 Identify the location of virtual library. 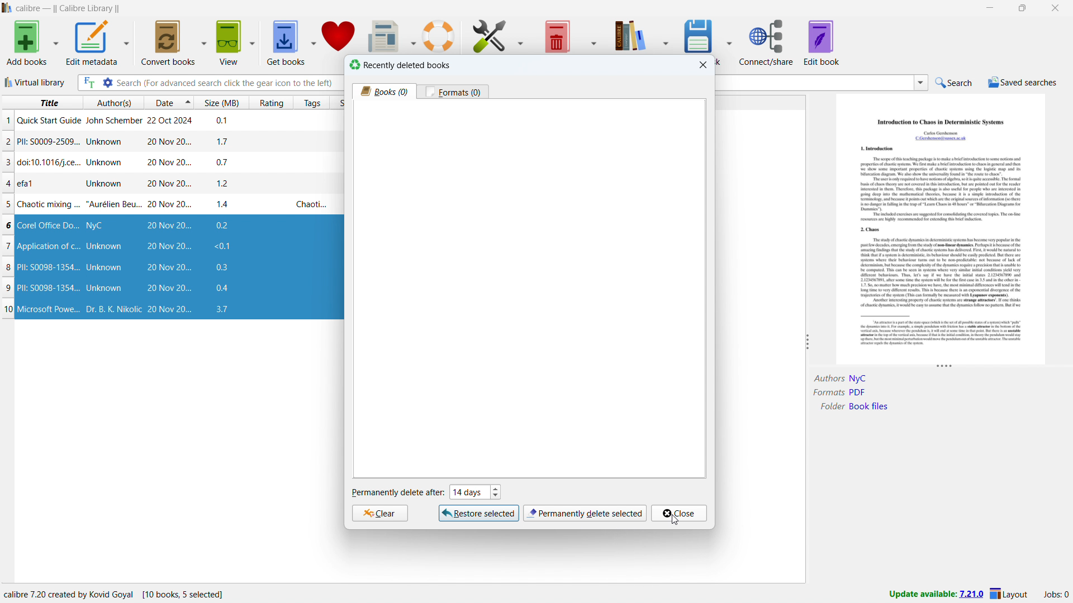
(34, 82).